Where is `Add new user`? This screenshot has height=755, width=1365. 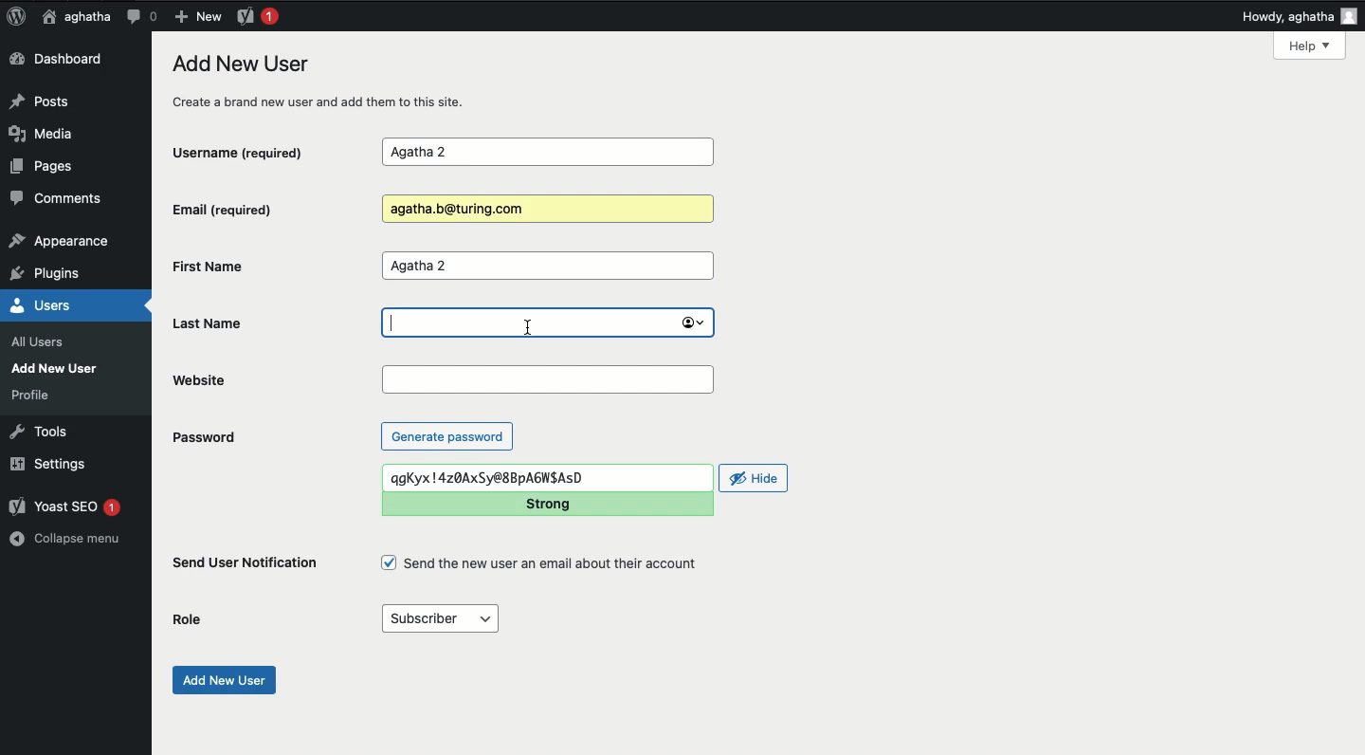 Add new user is located at coordinates (222, 680).